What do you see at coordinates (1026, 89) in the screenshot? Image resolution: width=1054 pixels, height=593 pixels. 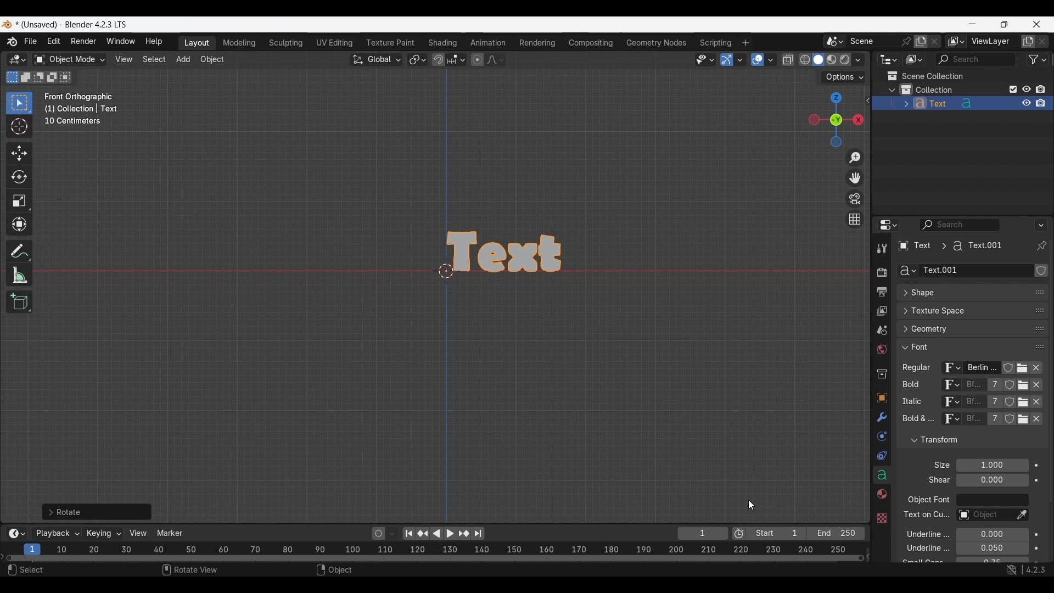 I see `Hide in viewport` at bounding box center [1026, 89].